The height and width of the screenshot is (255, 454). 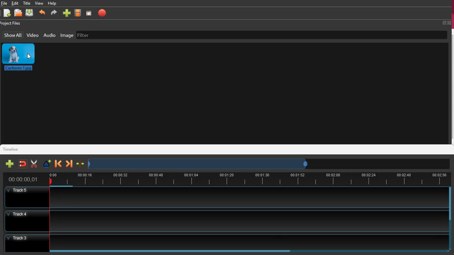 I want to click on forward, so click(x=54, y=13).